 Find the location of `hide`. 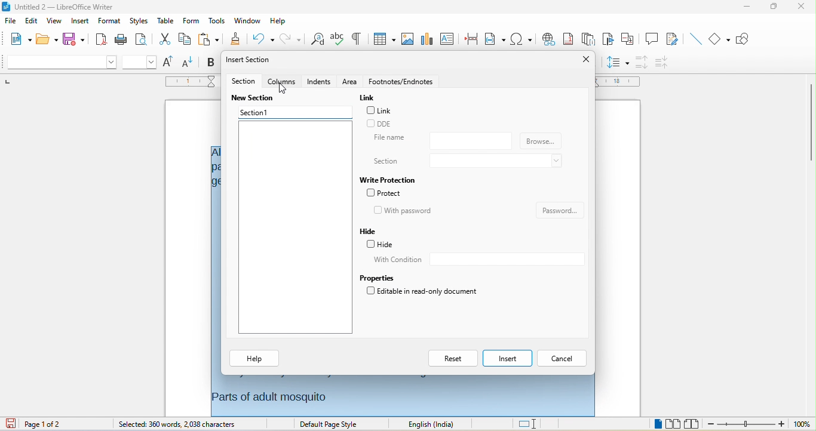

hide is located at coordinates (367, 230).